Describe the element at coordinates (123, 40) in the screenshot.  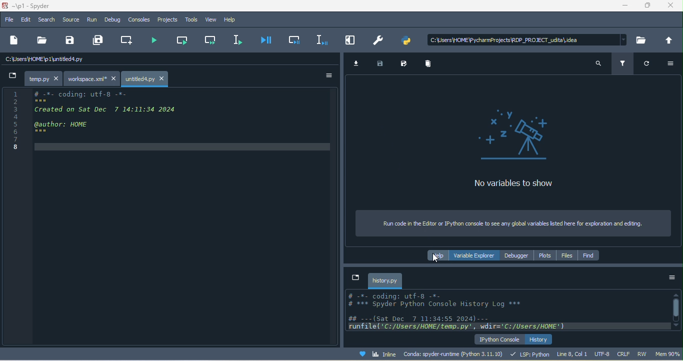
I see `cerate new cell` at that location.